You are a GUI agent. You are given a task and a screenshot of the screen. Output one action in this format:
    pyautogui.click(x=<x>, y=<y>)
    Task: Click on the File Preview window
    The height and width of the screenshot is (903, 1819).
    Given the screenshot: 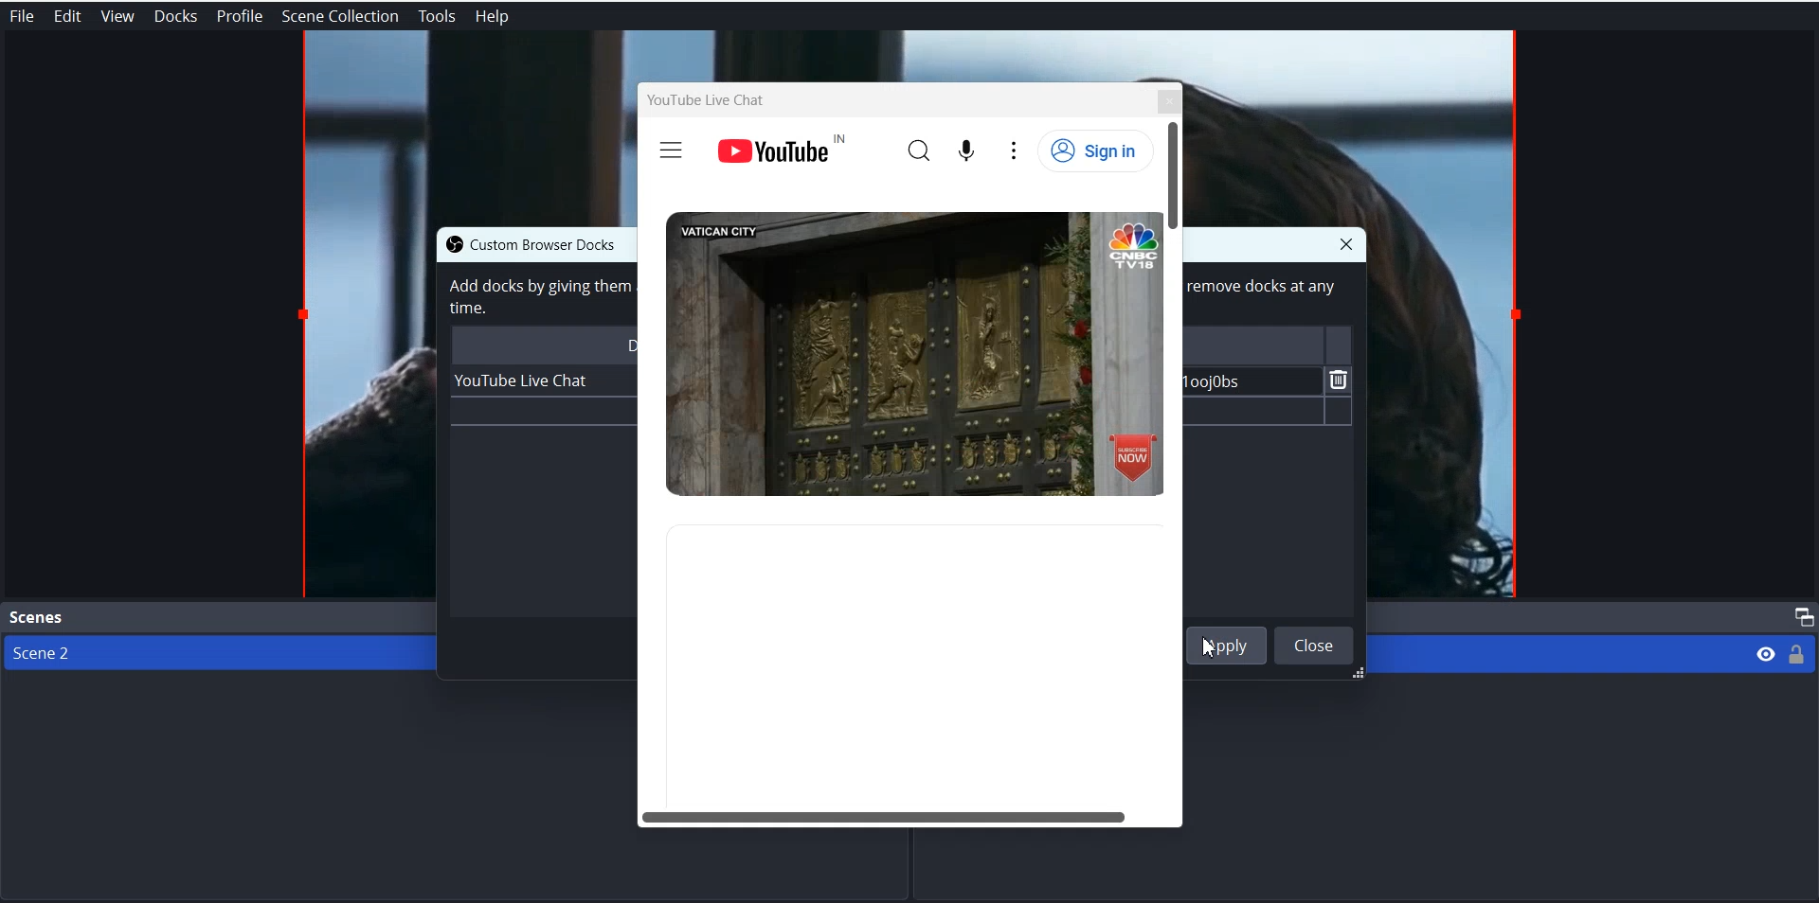 What is the action you would take?
    pyautogui.click(x=912, y=53)
    